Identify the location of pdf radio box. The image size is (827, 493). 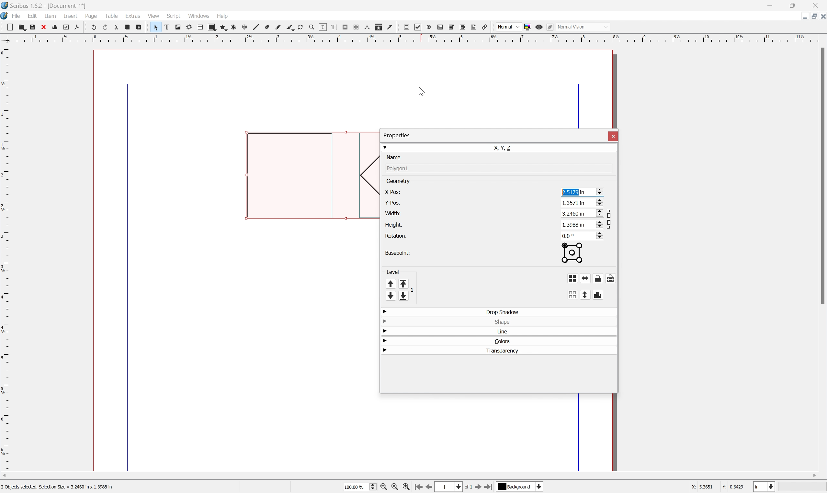
(428, 27).